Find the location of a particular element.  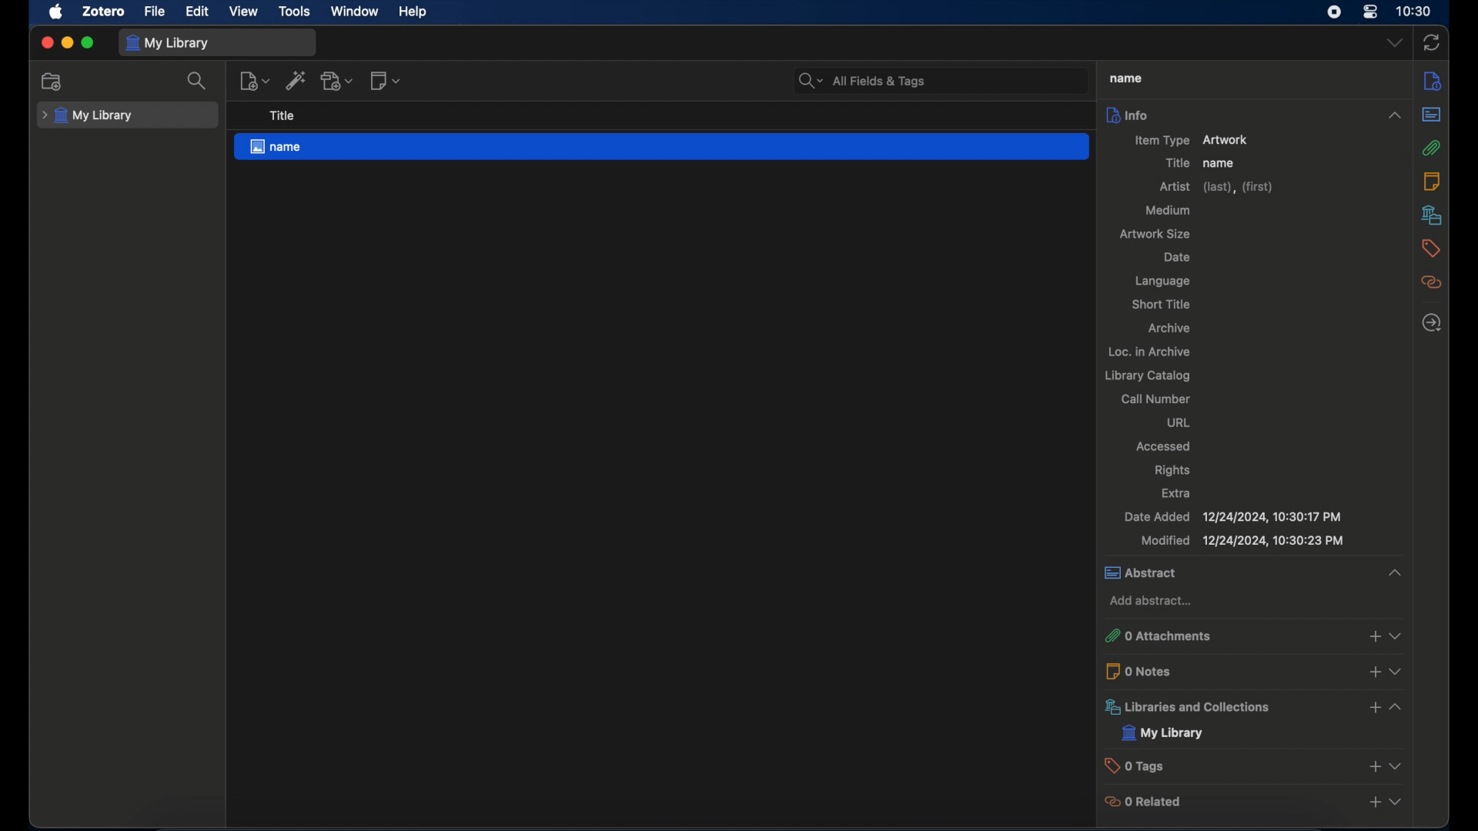

loc. in archive is located at coordinates (1147, 352).